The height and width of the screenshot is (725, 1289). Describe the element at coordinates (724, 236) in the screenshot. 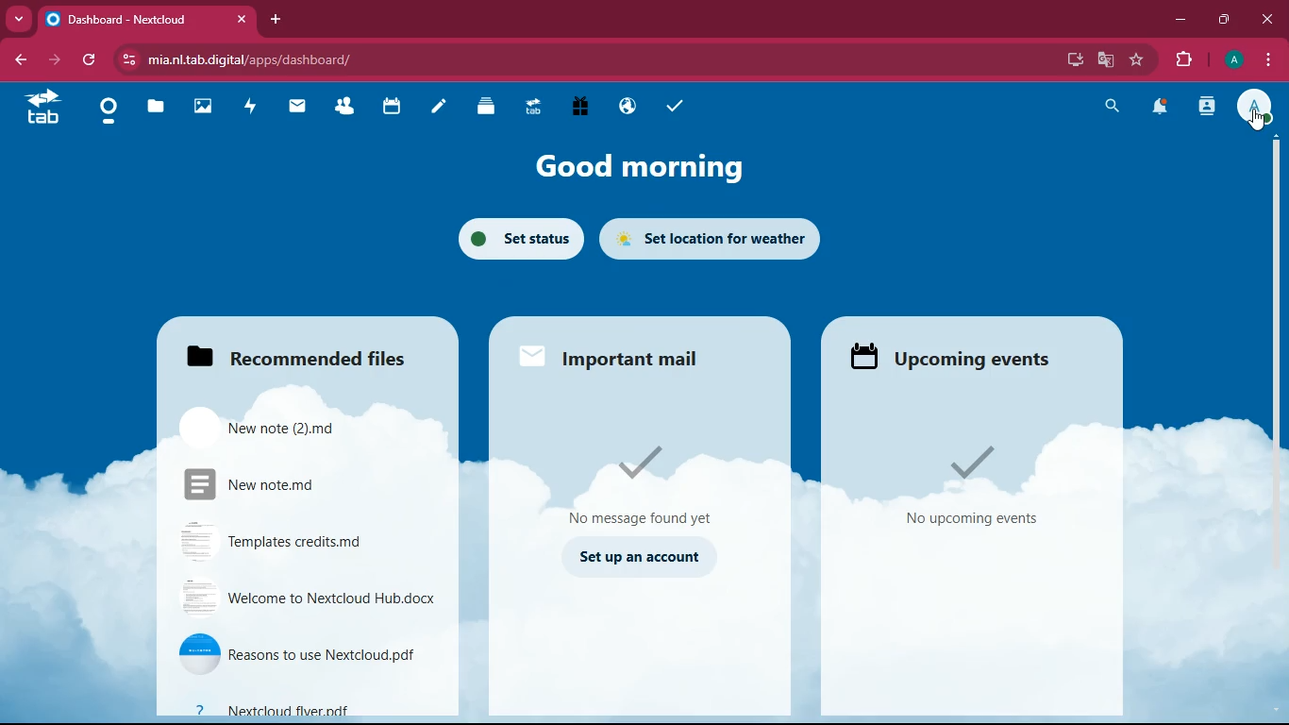

I see `set location` at that location.